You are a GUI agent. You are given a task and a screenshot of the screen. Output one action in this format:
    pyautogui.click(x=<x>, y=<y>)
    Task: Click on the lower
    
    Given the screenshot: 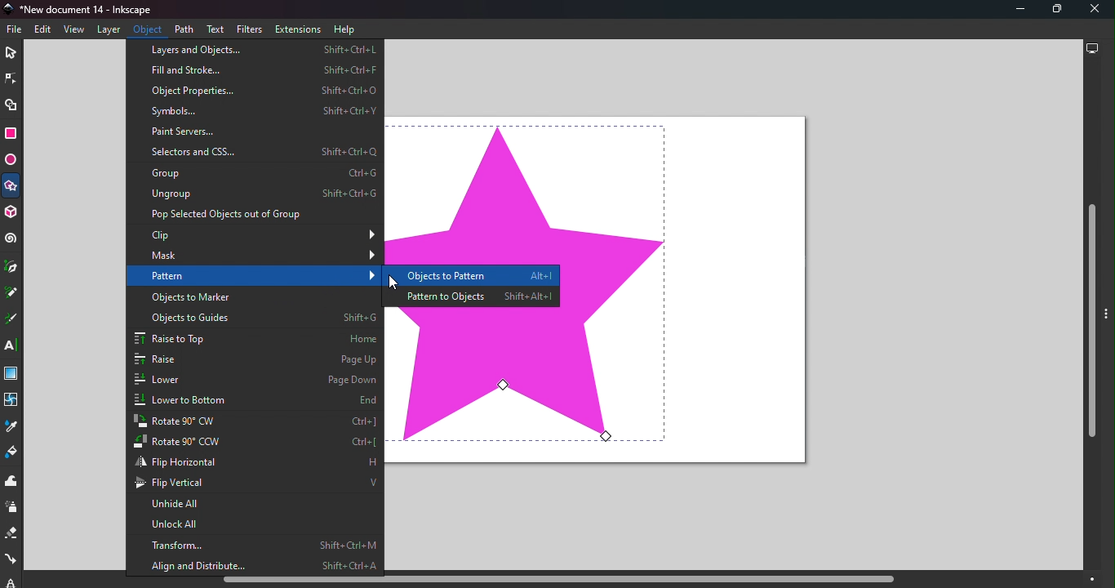 What is the action you would take?
    pyautogui.click(x=257, y=380)
    